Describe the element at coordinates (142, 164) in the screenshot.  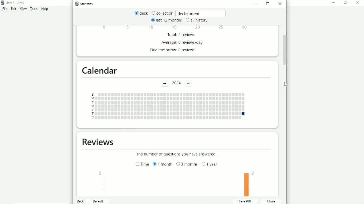
I see `Time` at that location.